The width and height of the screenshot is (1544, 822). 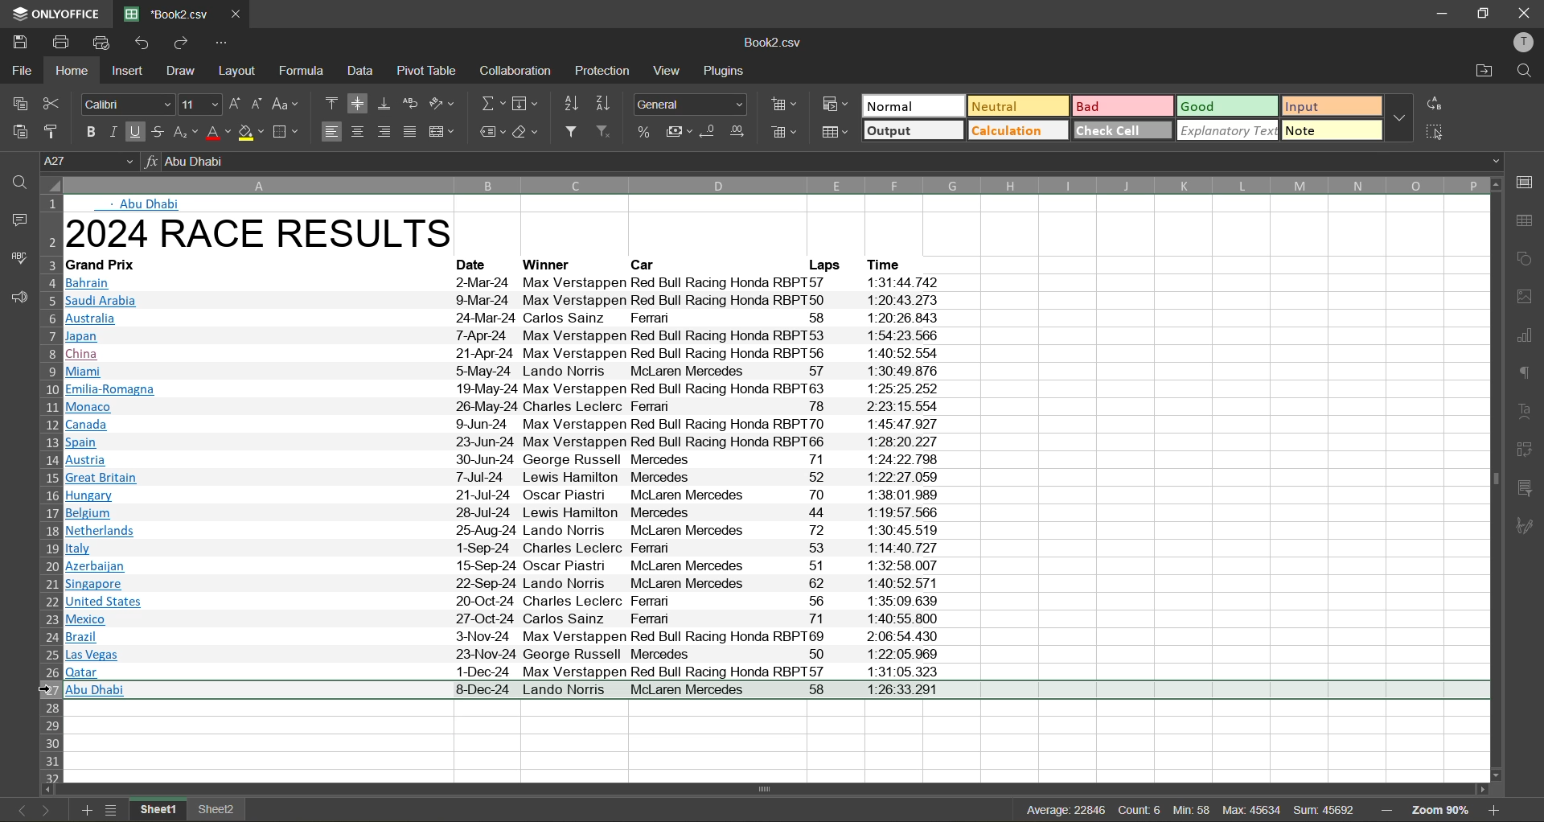 I want to click on select all cells, so click(x=48, y=186).